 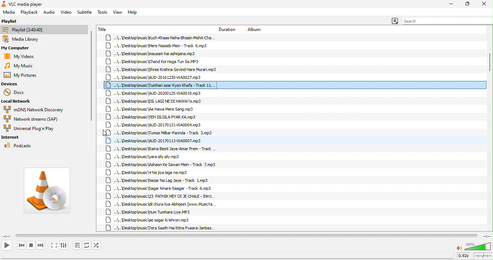 What do you see at coordinates (38, 119) in the screenshot?
I see `network streams (SAP)` at bounding box center [38, 119].